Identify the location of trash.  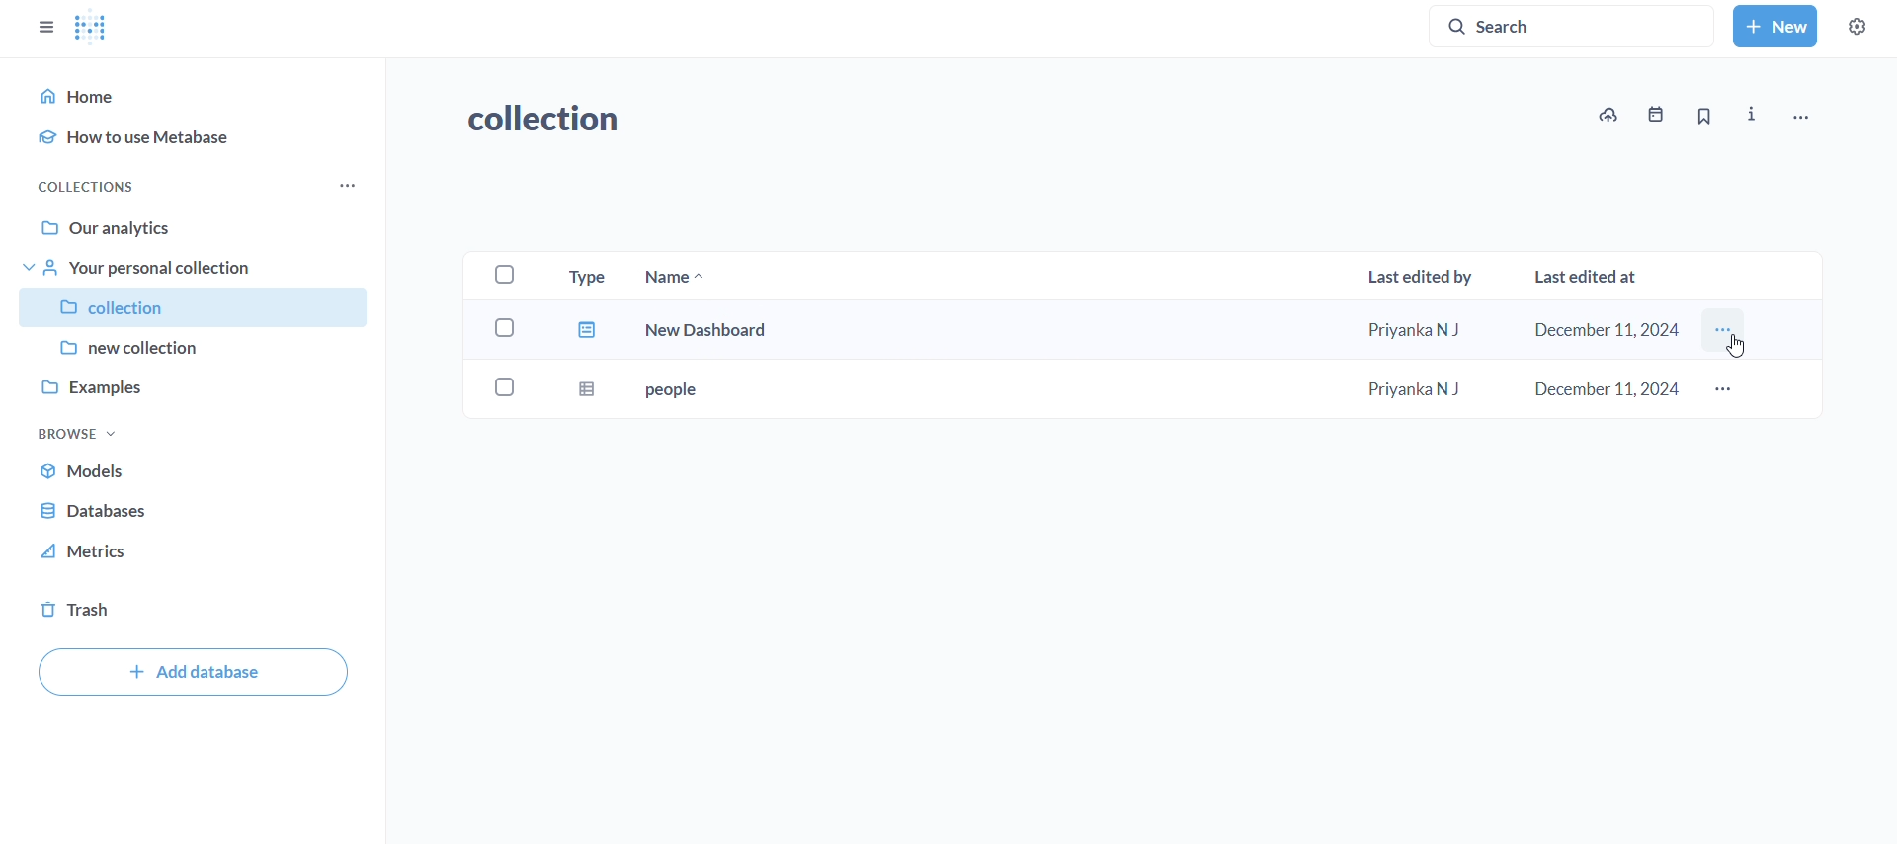
(75, 607).